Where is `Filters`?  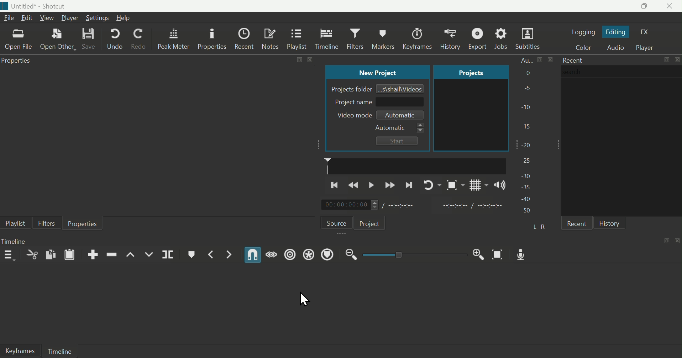
Filters is located at coordinates (356, 39).